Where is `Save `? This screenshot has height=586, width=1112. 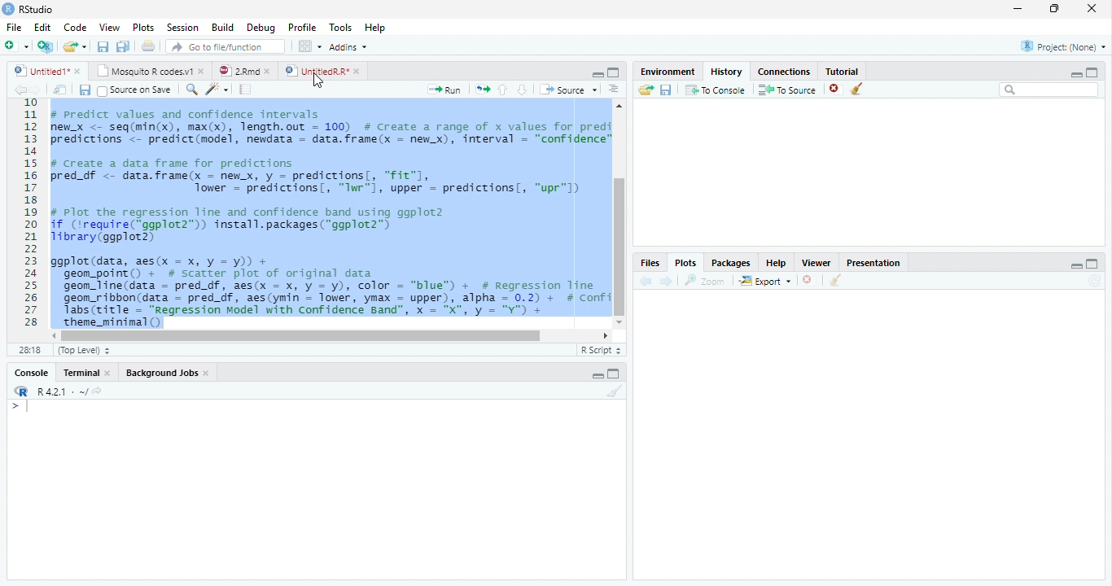 Save  is located at coordinates (106, 48).